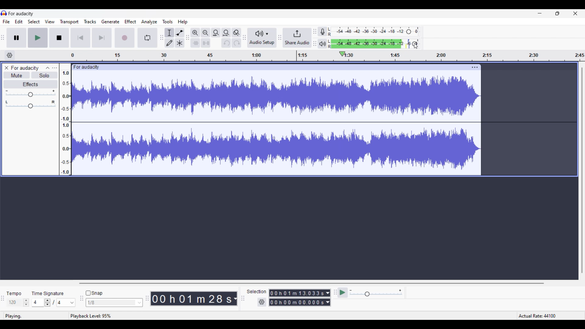  I want to click on Duration measurement options, so click(235, 299).